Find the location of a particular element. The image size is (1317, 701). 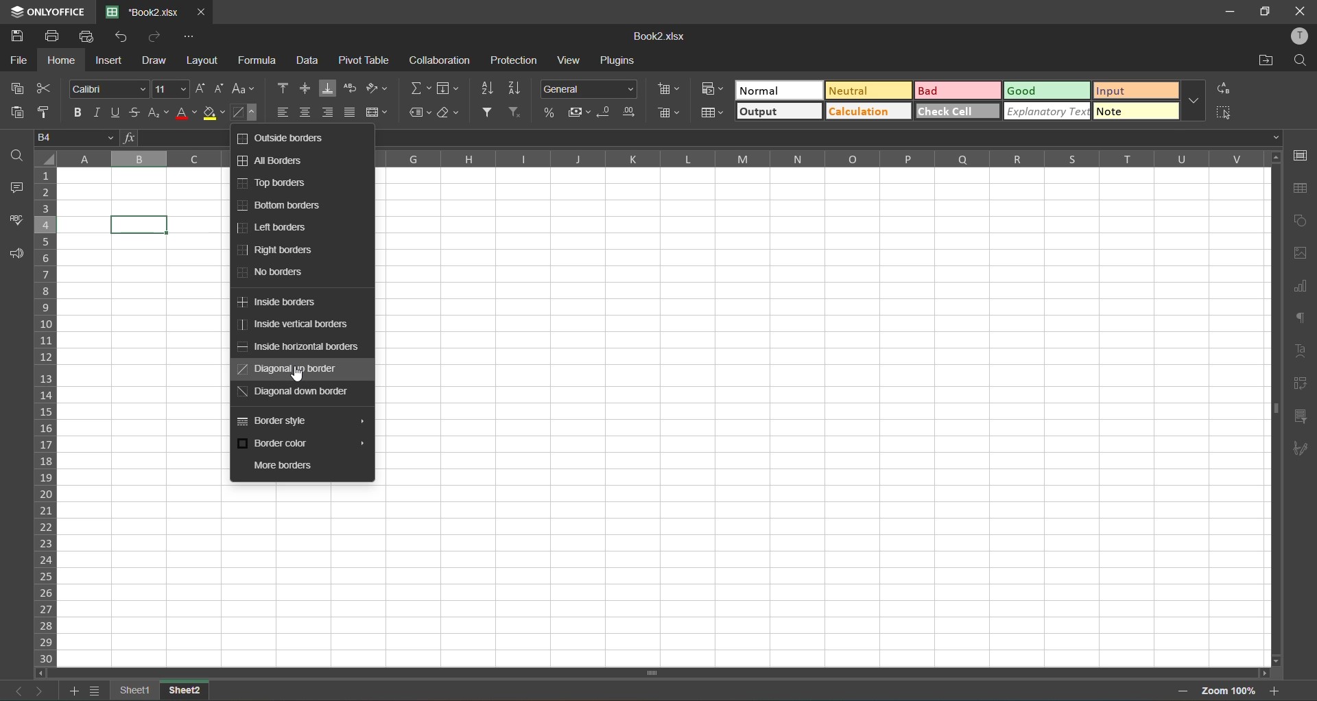

charts is located at coordinates (1301, 287).